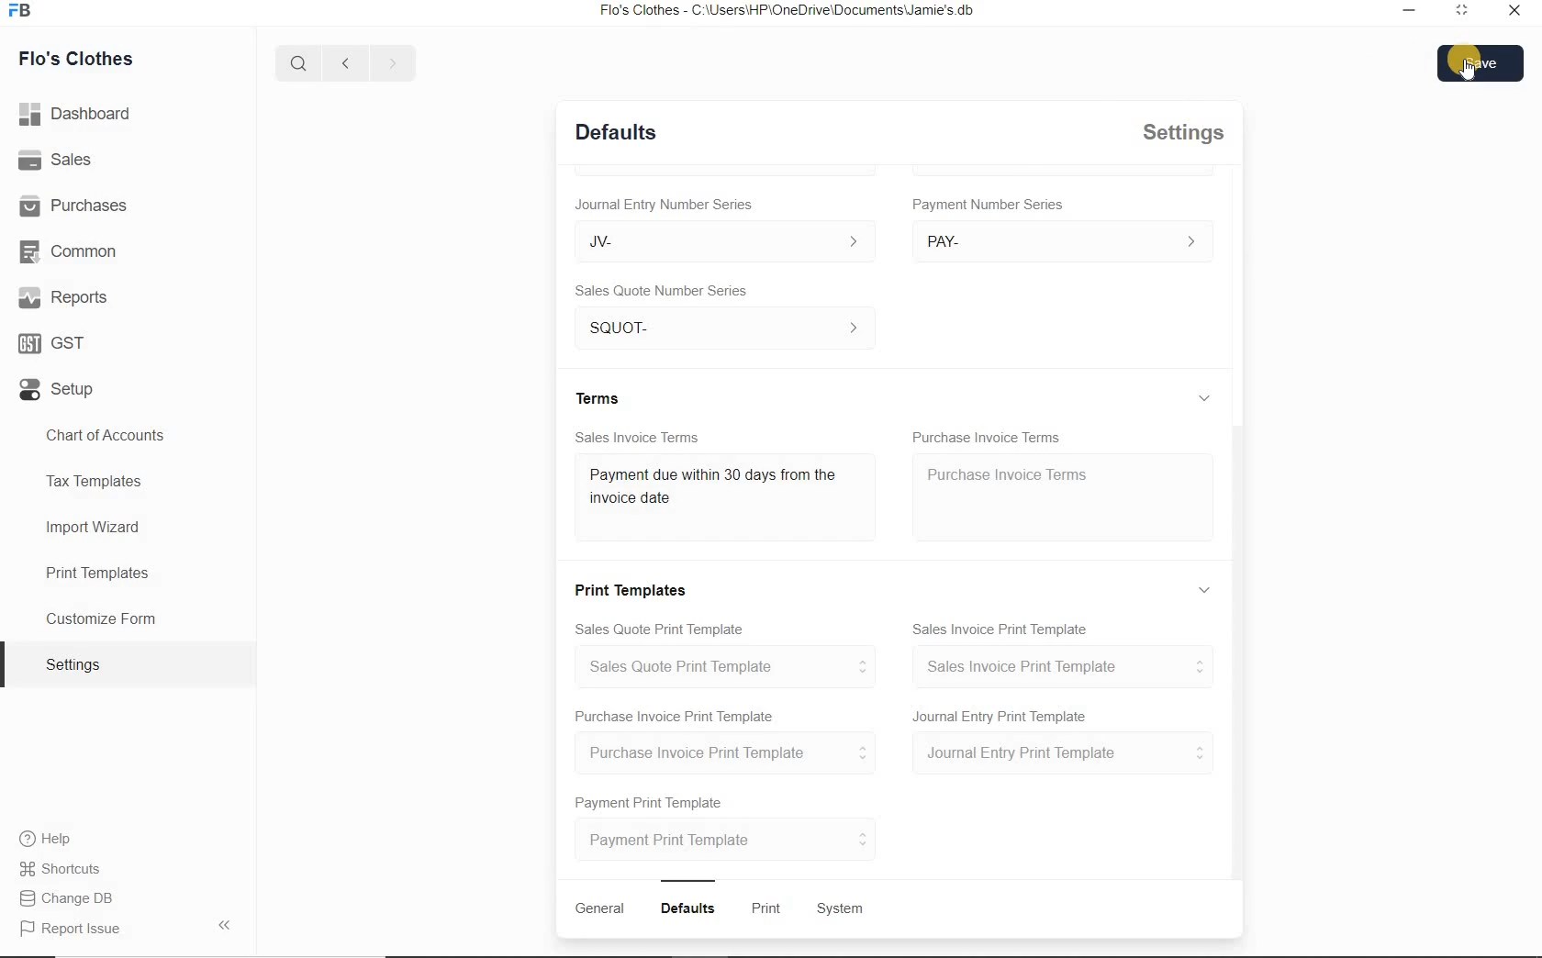 The height and width of the screenshot is (958, 1542). Describe the element at coordinates (785, 10) in the screenshot. I see `Flo's Clothes - C:\Users\HP'\OneDrive\Documents\Jamie's.db` at that location.